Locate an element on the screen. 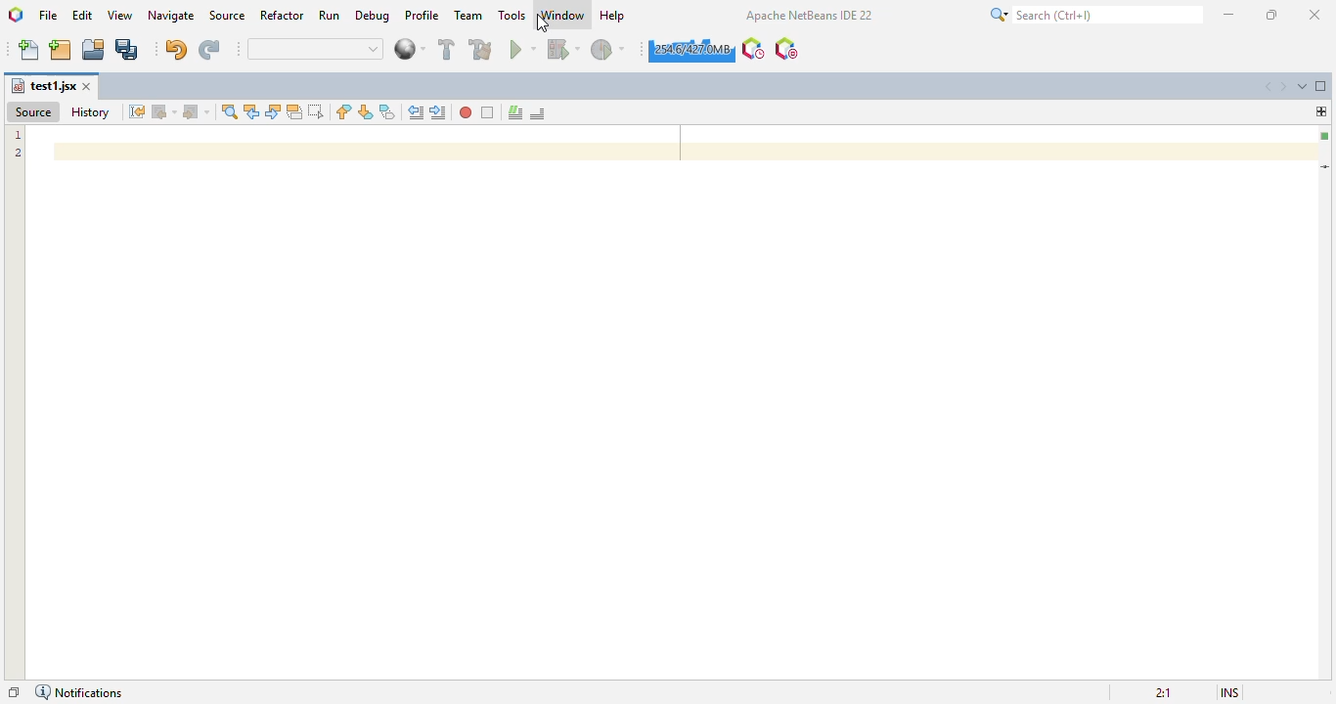 This screenshot has height=704, width=1336. open project is located at coordinates (93, 49).